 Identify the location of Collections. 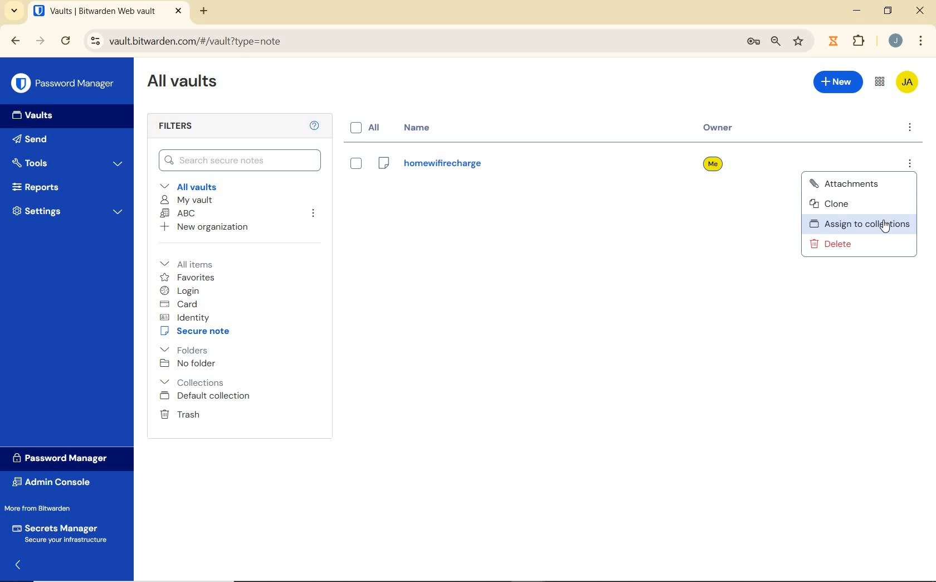
(194, 382).